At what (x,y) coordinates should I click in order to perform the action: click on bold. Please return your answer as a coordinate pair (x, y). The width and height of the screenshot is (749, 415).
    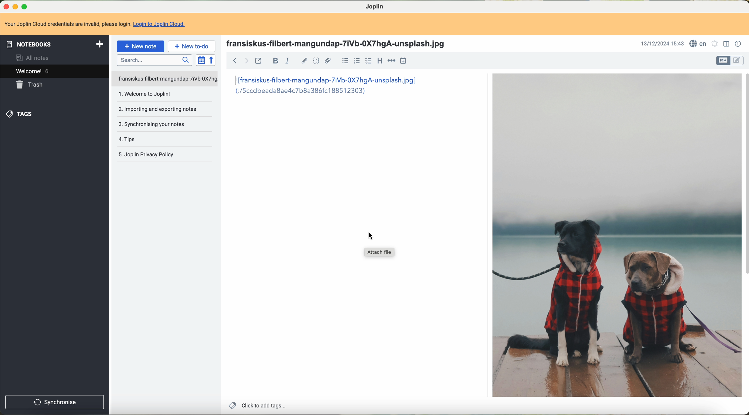
    Looking at the image, I should click on (276, 61).